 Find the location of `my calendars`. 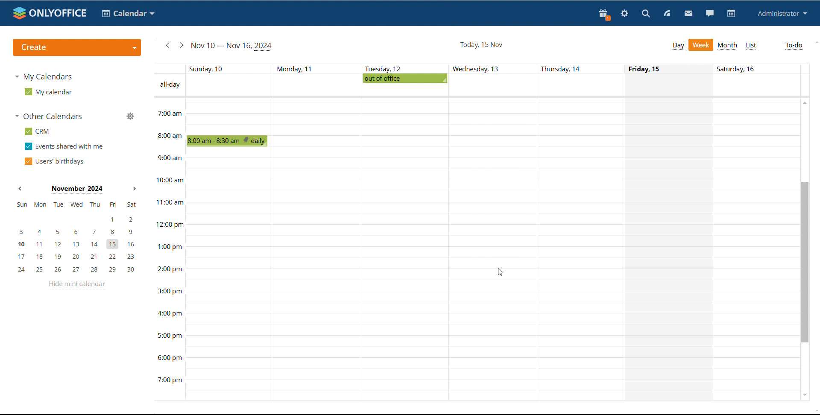

my calendars is located at coordinates (44, 77).